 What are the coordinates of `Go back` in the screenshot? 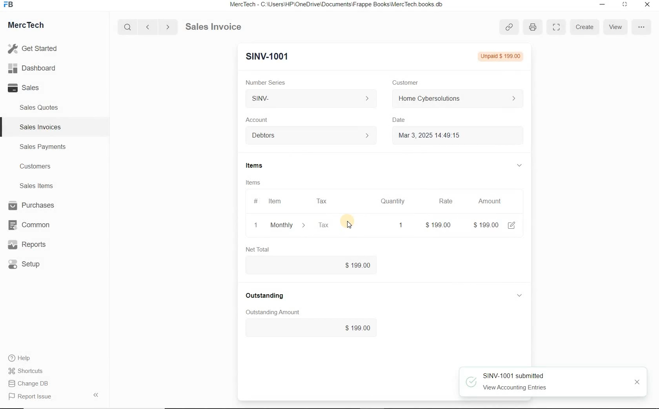 It's located at (149, 27).